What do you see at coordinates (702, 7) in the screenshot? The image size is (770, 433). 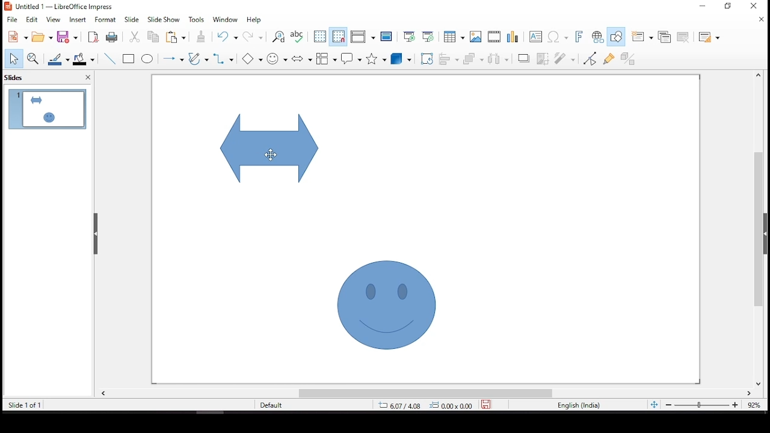 I see `restore` at bounding box center [702, 7].